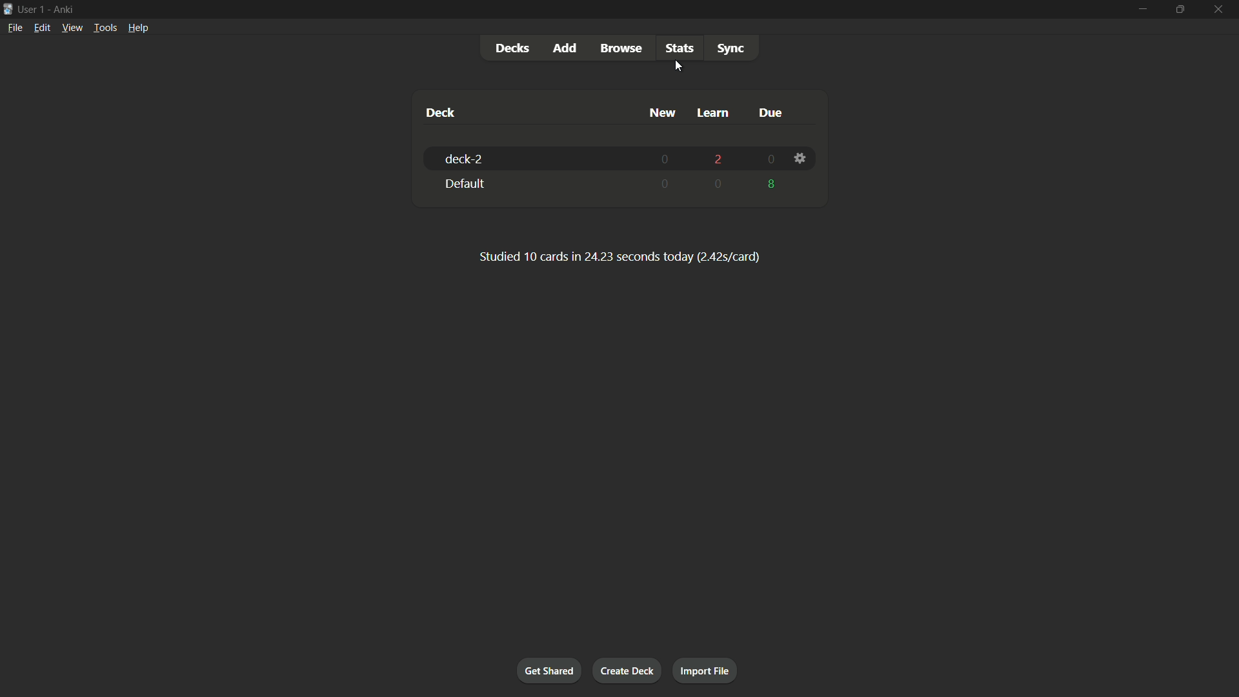 Image resolution: width=1239 pixels, height=697 pixels. Describe the element at coordinates (8, 10) in the screenshot. I see `Logo` at that location.